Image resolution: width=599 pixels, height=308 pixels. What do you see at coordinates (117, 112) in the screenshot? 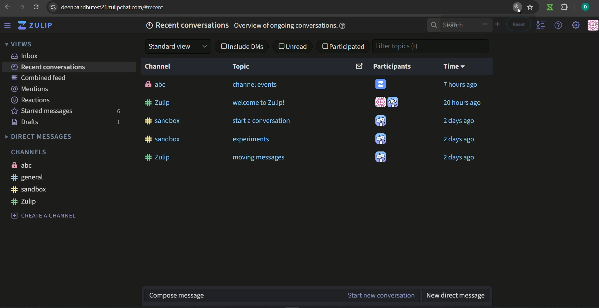
I see `number` at bounding box center [117, 112].